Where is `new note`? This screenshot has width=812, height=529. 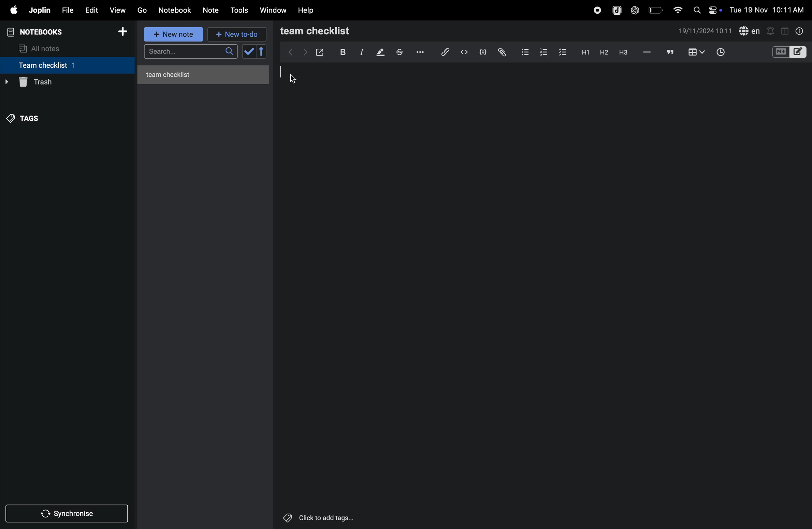 new note is located at coordinates (174, 35).